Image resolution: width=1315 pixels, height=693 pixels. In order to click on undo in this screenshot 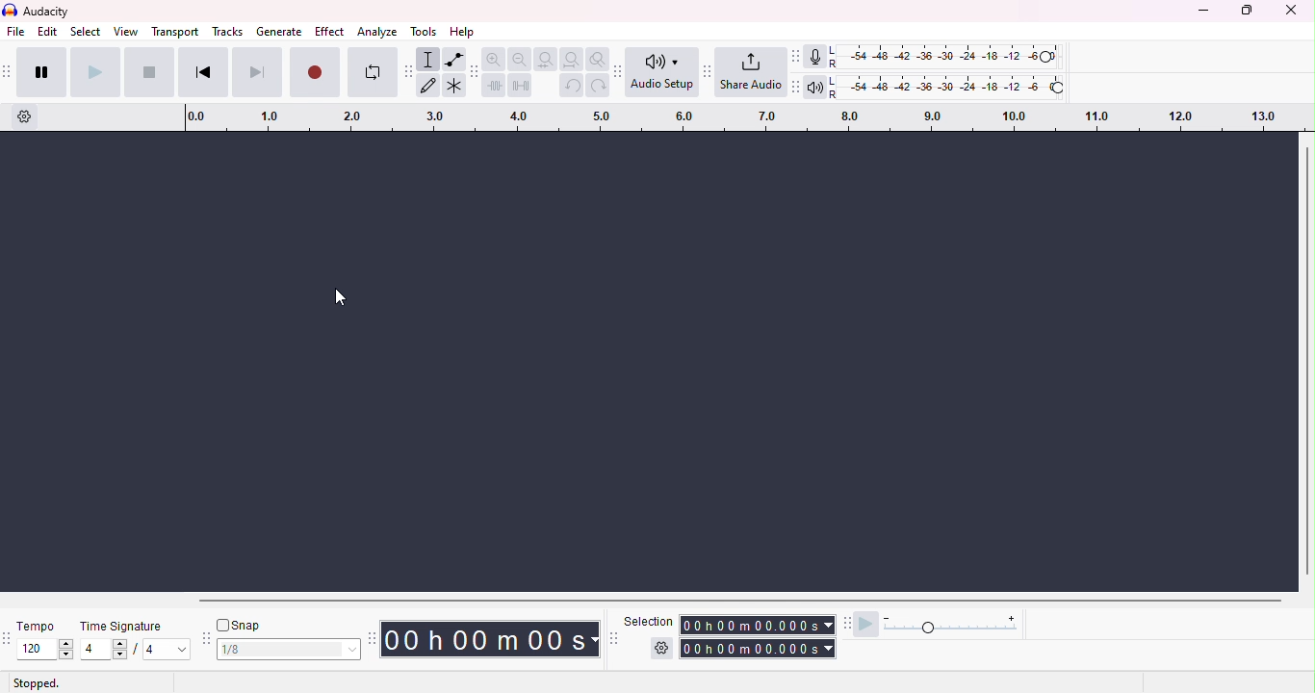, I will do `click(571, 86)`.